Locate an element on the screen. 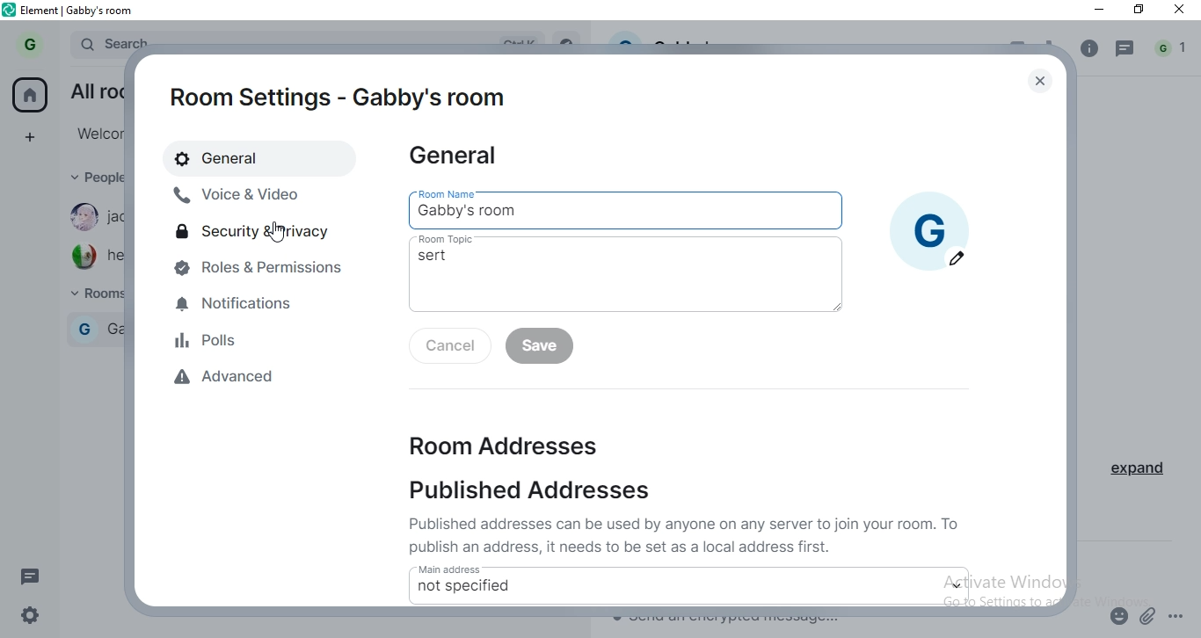 The image size is (1201, 638). add spaces is located at coordinates (29, 135).